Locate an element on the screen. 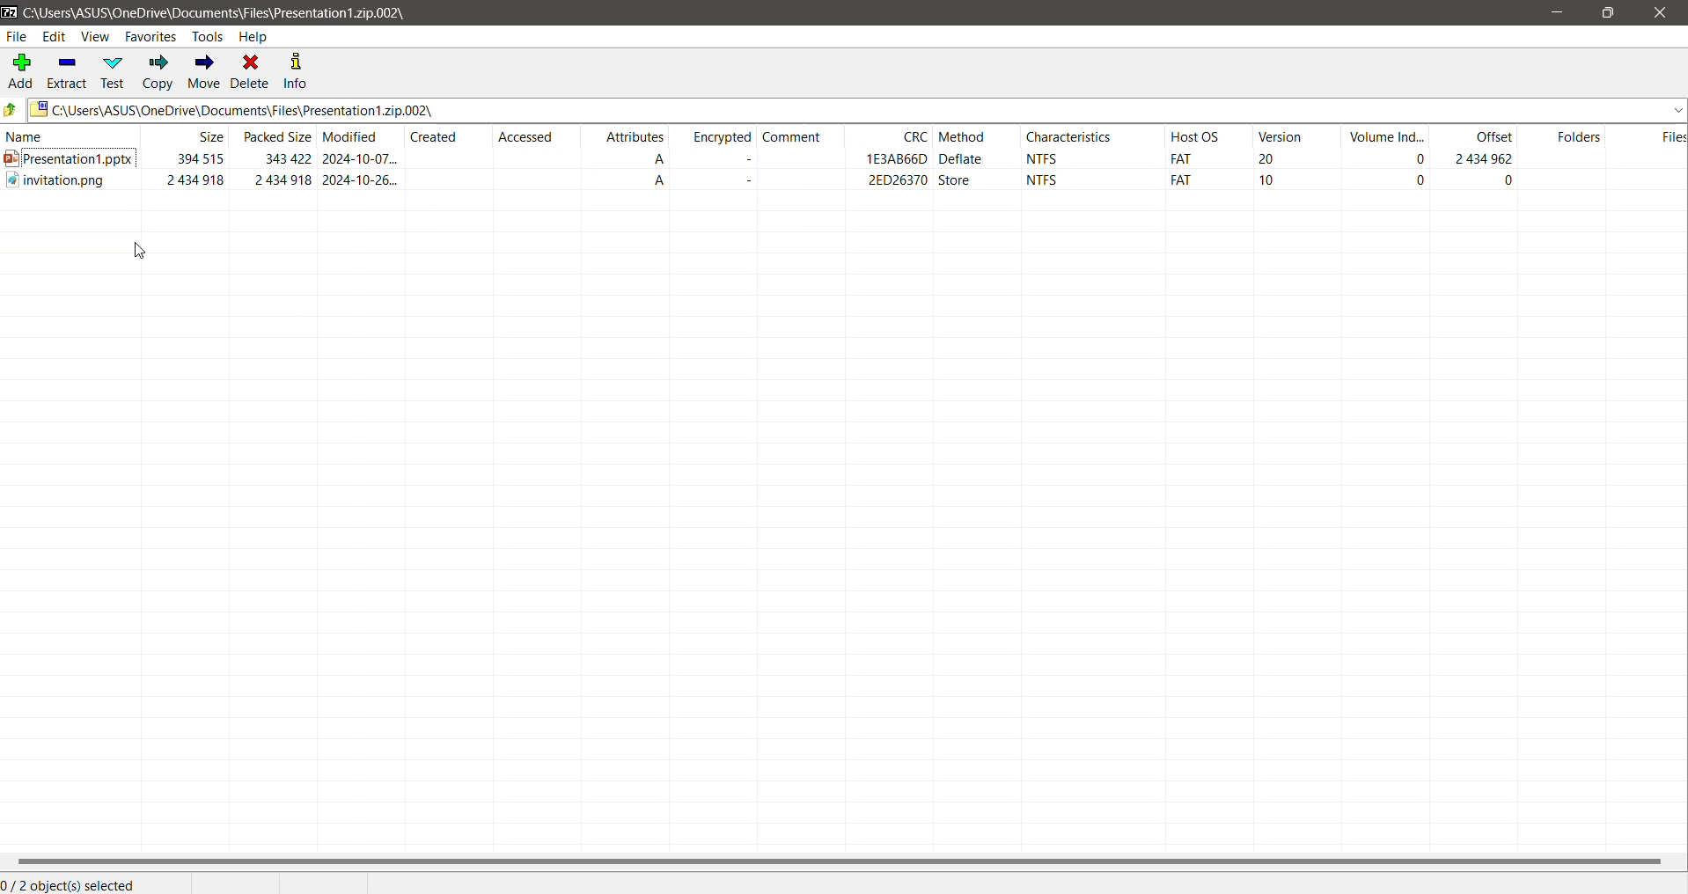 The width and height of the screenshot is (1688, 894). Host OS is located at coordinates (1207, 136).